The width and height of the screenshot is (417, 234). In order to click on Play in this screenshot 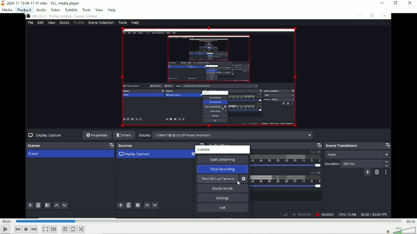, I will do `click(5, 229)`.